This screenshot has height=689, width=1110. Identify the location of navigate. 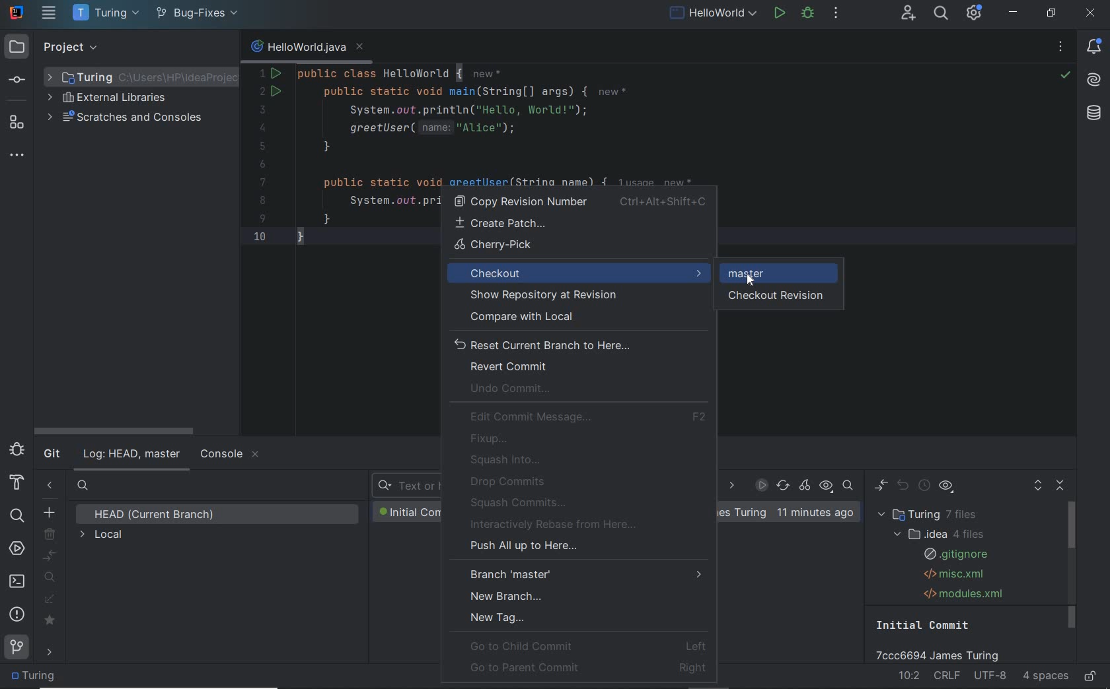
(52, 653).